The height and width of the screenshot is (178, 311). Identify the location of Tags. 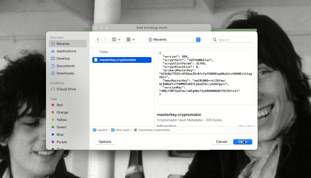
(54, 99).